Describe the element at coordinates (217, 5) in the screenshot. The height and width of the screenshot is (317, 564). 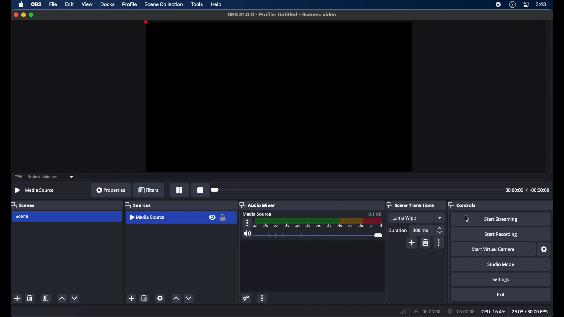
I see `help` at that location.